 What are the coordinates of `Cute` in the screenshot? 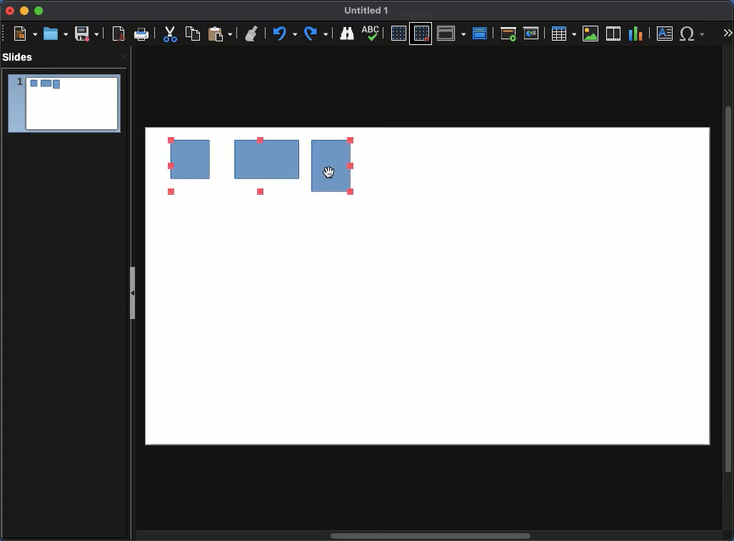 It's located at (171, 36).